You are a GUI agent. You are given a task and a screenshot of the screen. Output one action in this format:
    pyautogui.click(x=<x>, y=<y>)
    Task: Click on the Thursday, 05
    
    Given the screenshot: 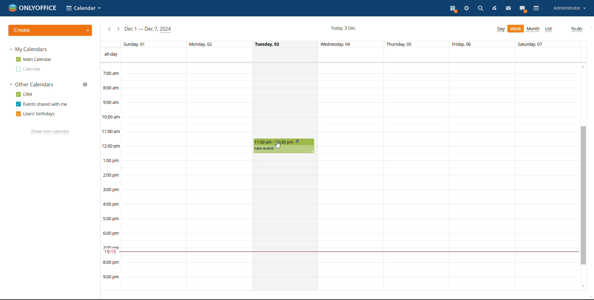 What is the action you would take?
    pyautogui.click(x=400, y=44)
    